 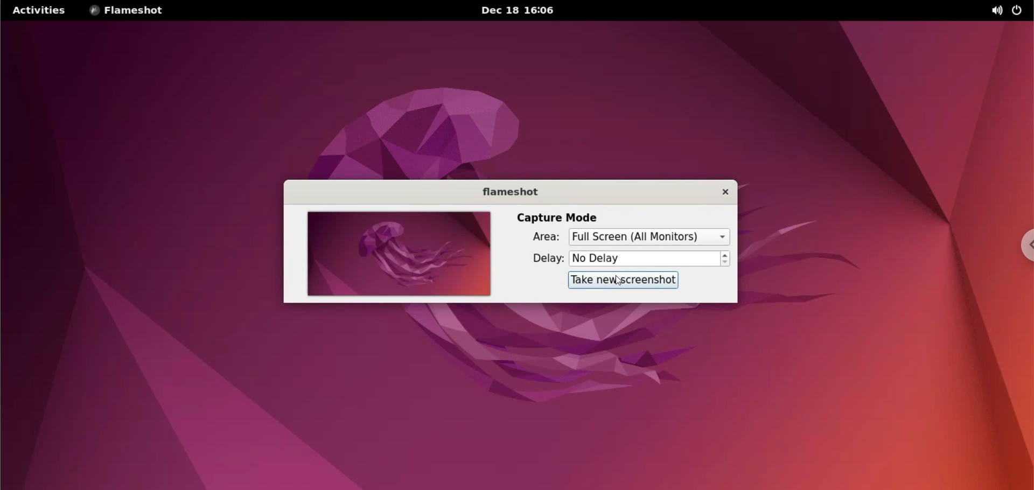 What do you see at coordinates (623, 281) in the screenshot?
I see `take screenshot` at bounding box center [623, 281].